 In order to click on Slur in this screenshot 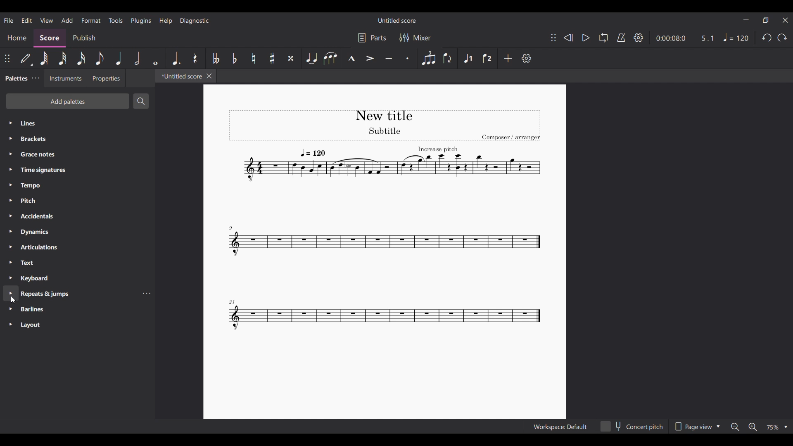, I will do `click(330, 58)`.